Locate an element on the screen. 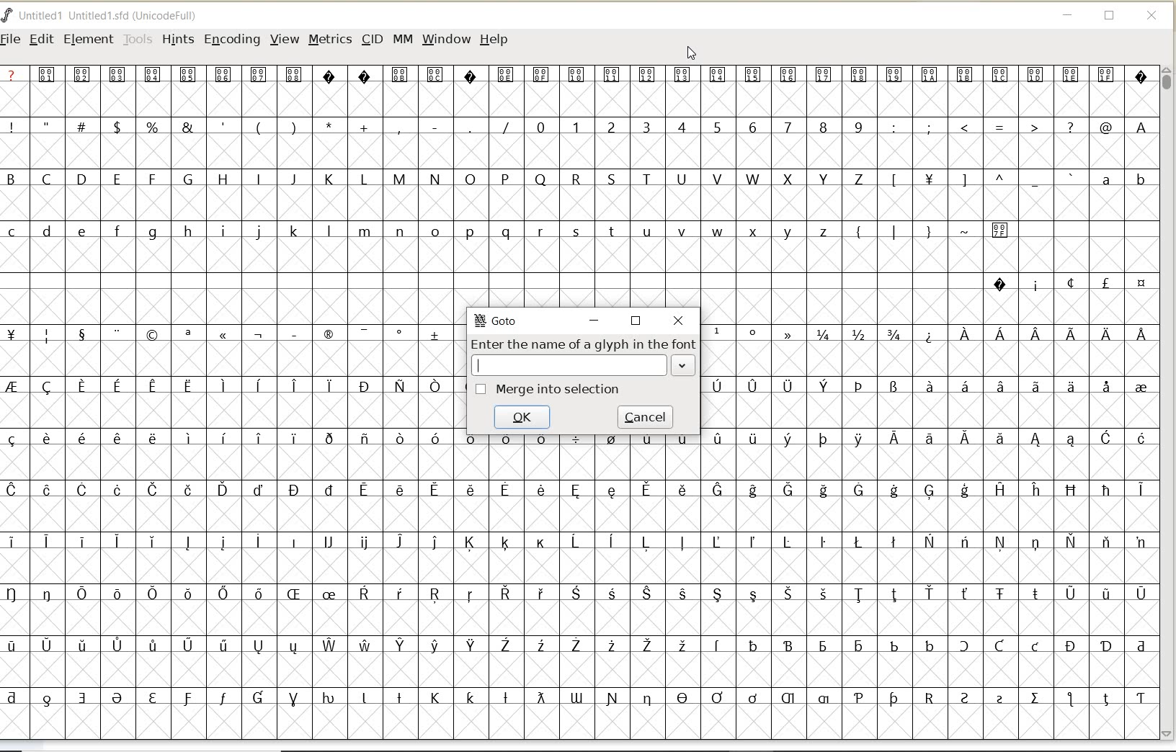 The image size is (1176, 752). HELP is located at coordinates (494, 38).